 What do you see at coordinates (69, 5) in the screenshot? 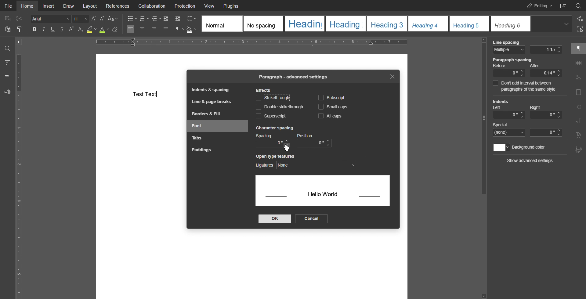
I see `Draw` at bounding box center [69, 5].